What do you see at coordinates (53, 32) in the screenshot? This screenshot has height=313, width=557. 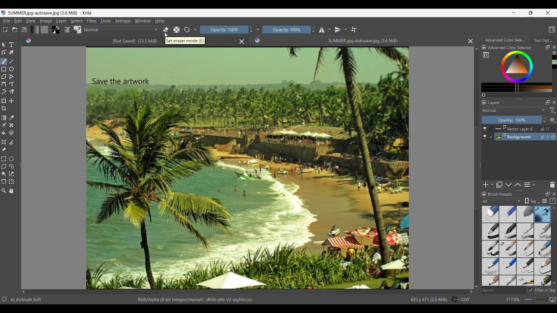 I see `Set foreground and background color as white and black respectively` at bounding box center [53, 32].